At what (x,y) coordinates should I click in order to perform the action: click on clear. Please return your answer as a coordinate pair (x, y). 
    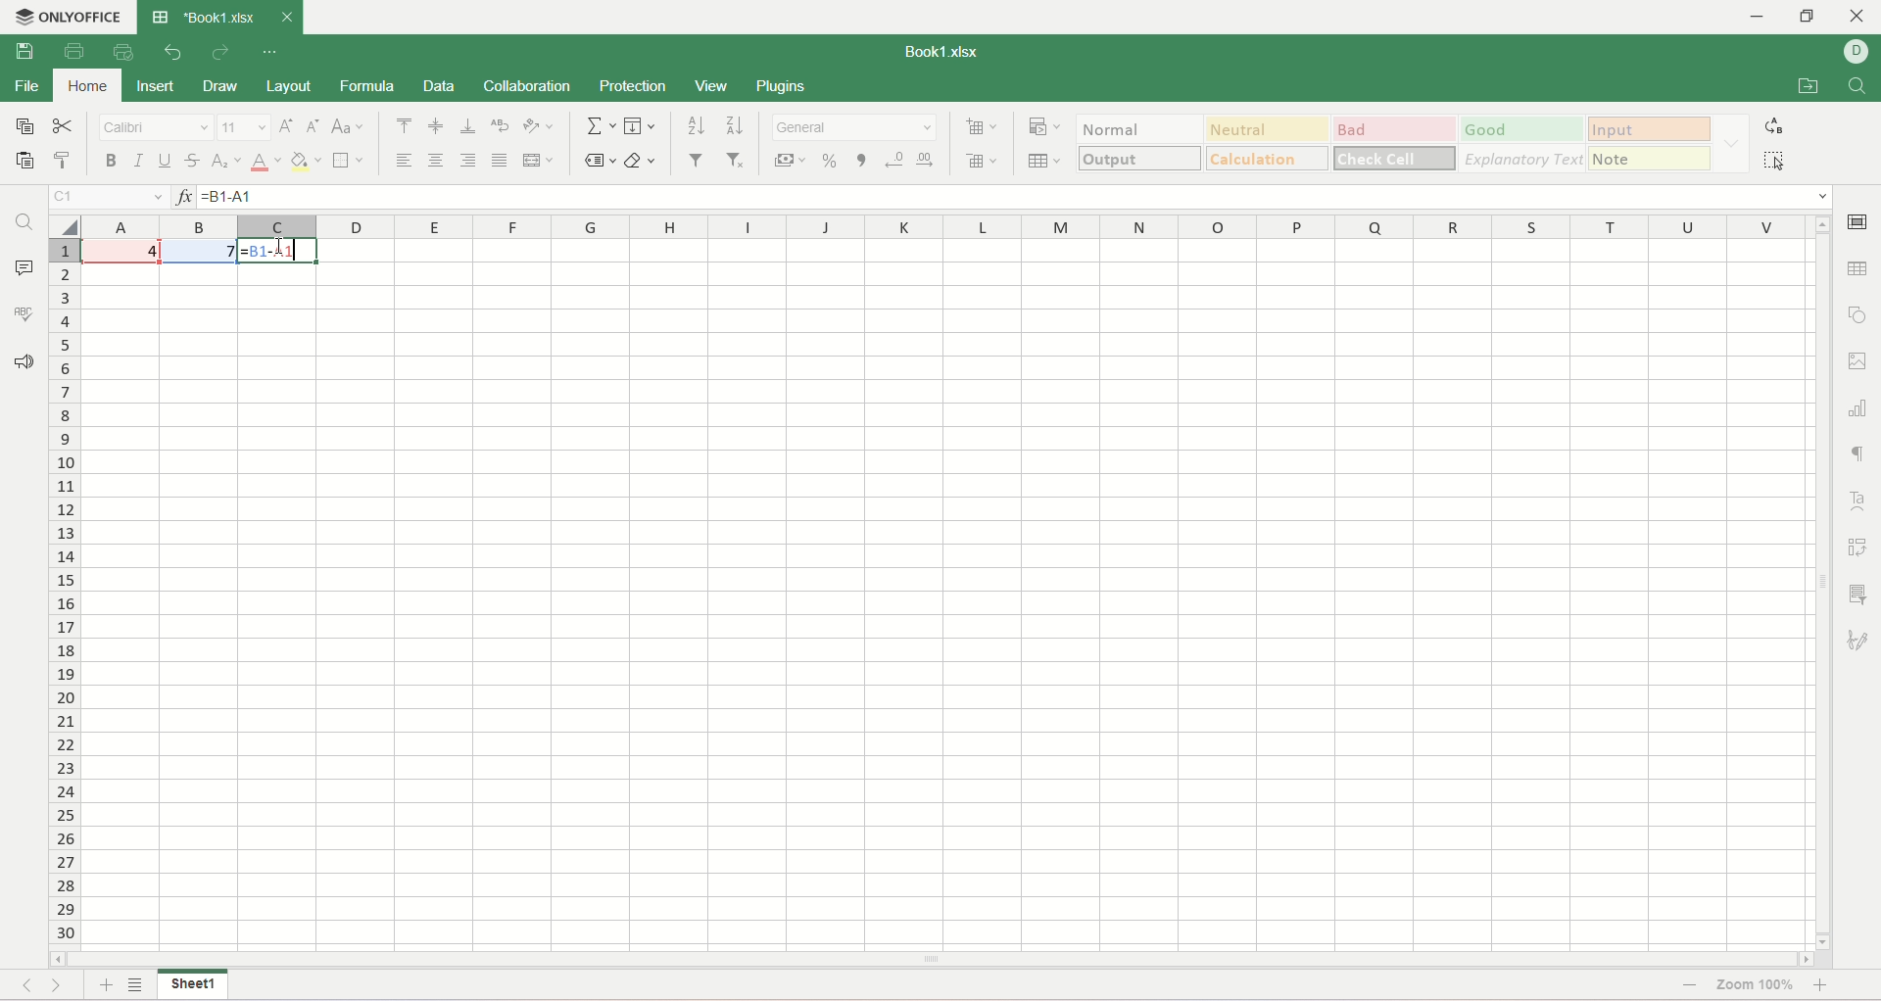
    Looking at the image, I should click on (641, 162).